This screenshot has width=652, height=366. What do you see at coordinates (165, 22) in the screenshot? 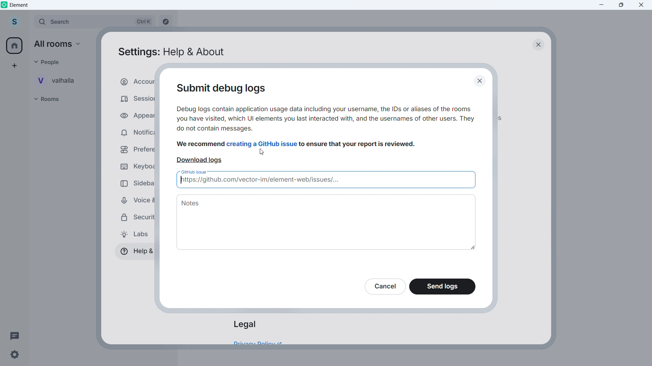
I see `Explore rooms ` at bounding box center [165, 22].